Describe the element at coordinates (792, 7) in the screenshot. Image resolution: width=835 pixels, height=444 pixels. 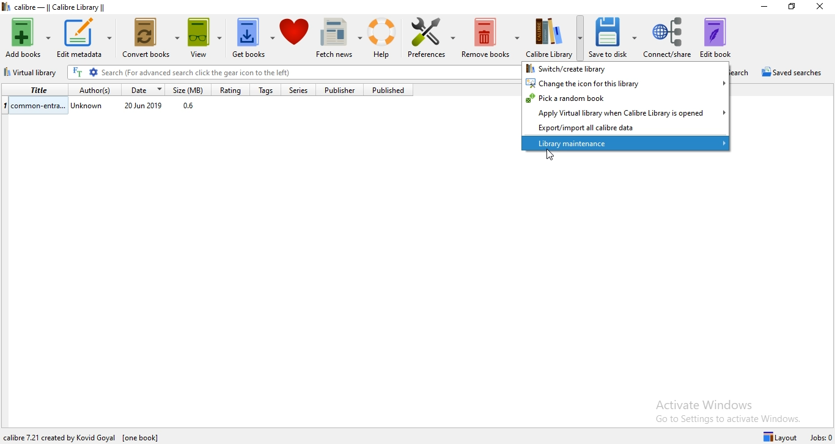
I see `Restore` at that location.